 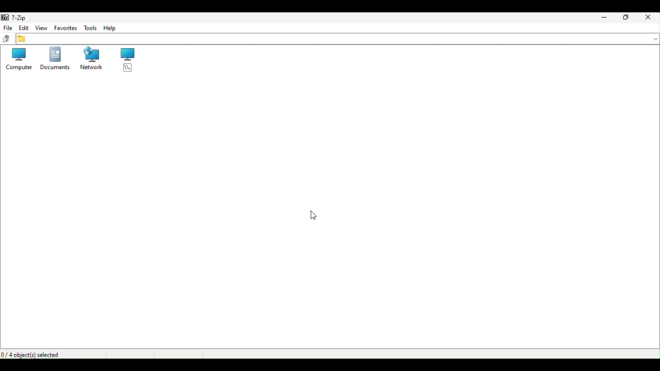 What do you see at coordinates (626, 18) in the screenshot?
I see `Restore` at bounding box center [626, 18].